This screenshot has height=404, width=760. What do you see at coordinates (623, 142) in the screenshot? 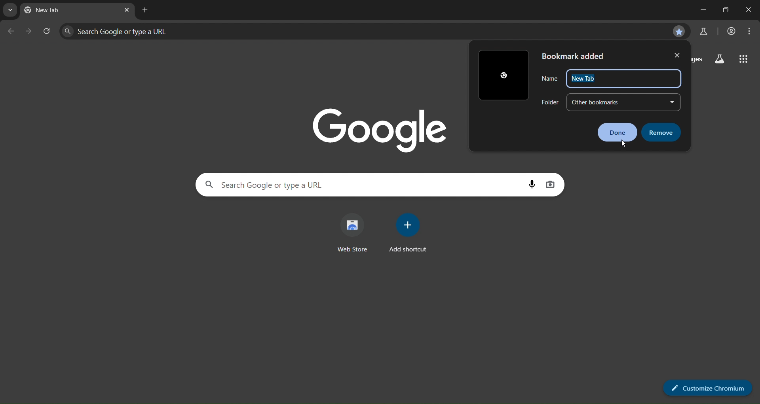
I see `cursor` at bounding box center [623, 142].